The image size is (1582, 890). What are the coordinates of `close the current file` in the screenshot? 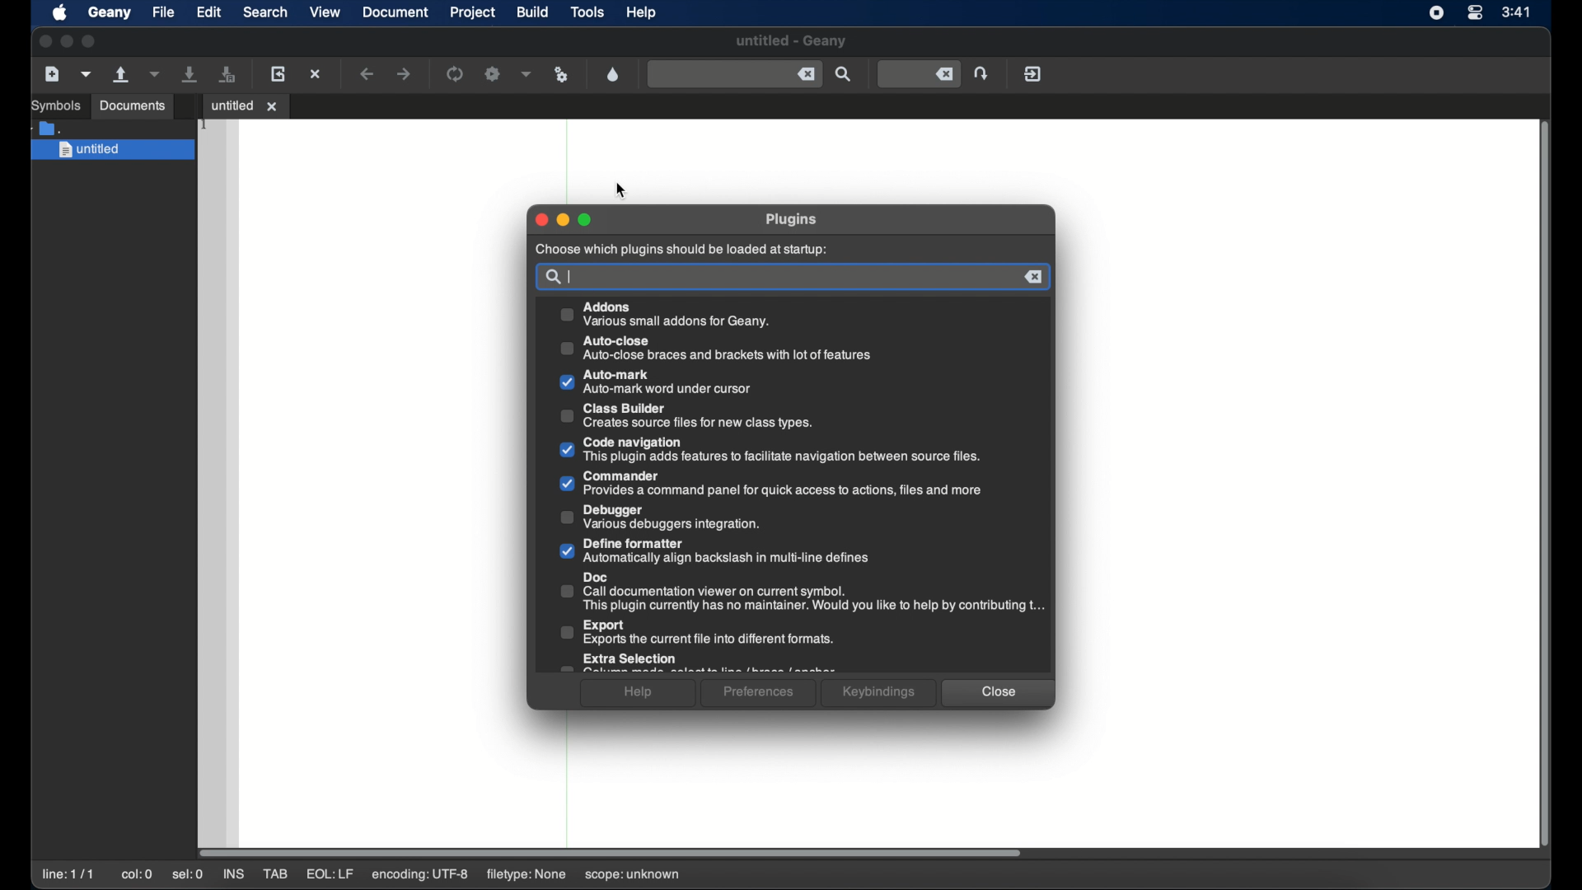 It's located at (316, 73).